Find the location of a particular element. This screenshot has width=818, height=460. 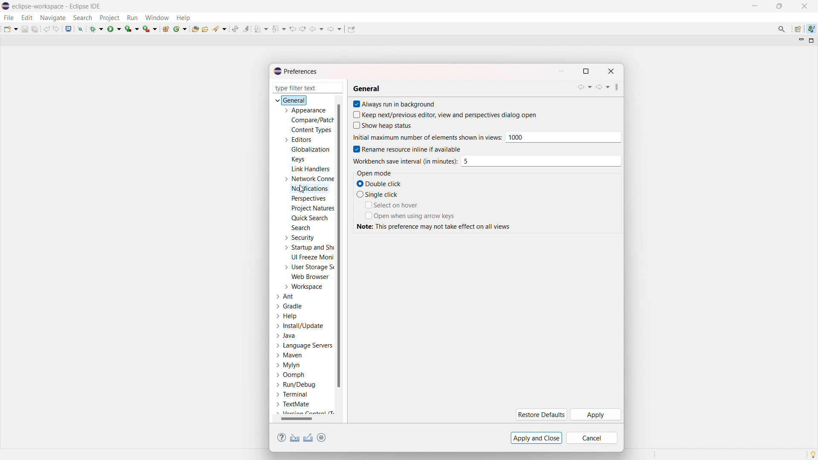

scrollbar is located at coordinates (302, 419).